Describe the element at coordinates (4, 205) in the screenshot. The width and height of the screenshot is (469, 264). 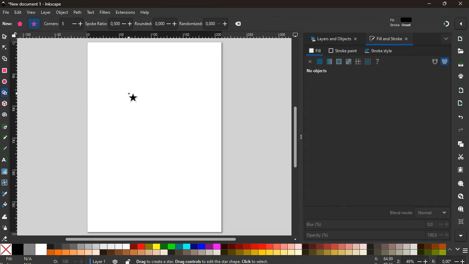
I see `bucket` at that location.